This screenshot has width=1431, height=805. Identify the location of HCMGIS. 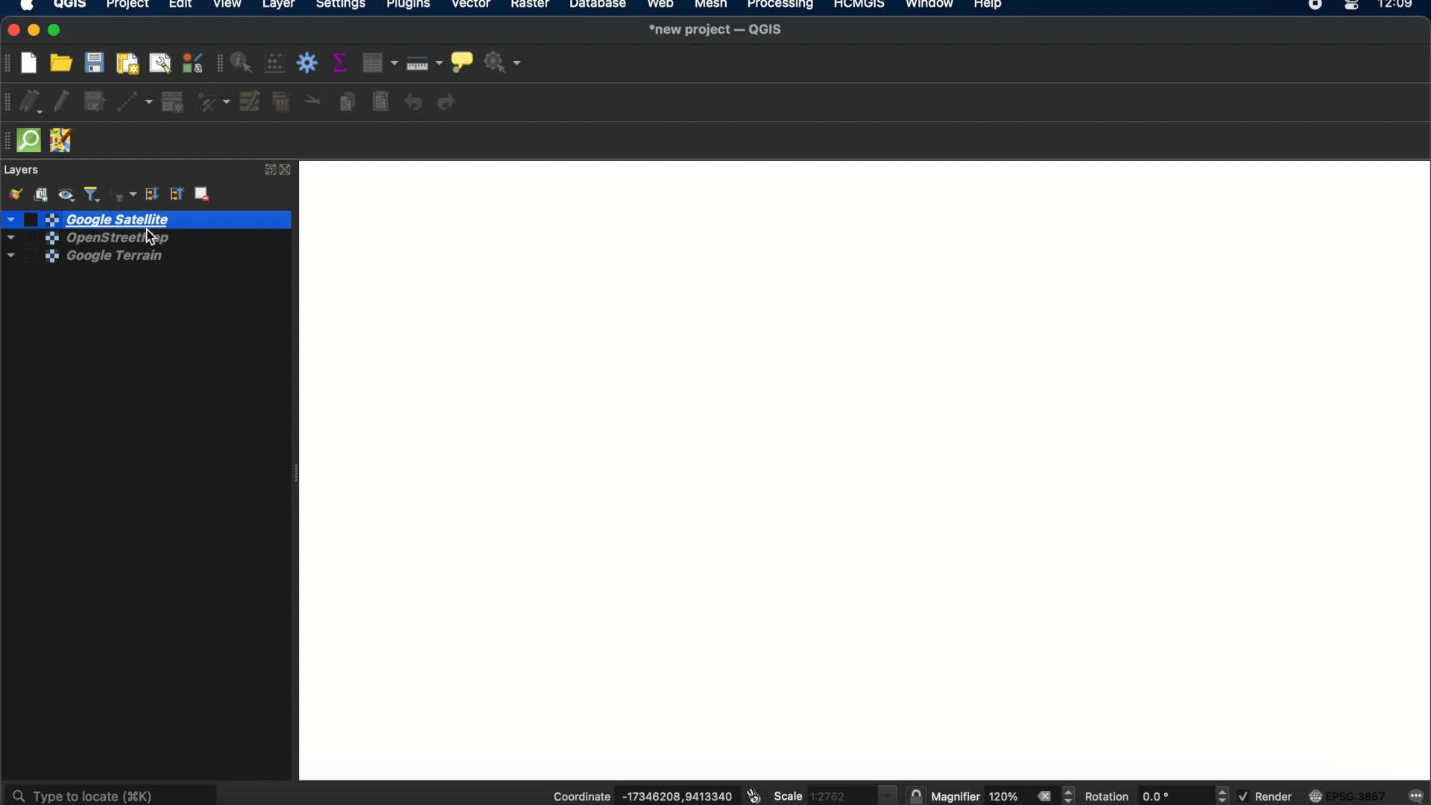
(858, 6).